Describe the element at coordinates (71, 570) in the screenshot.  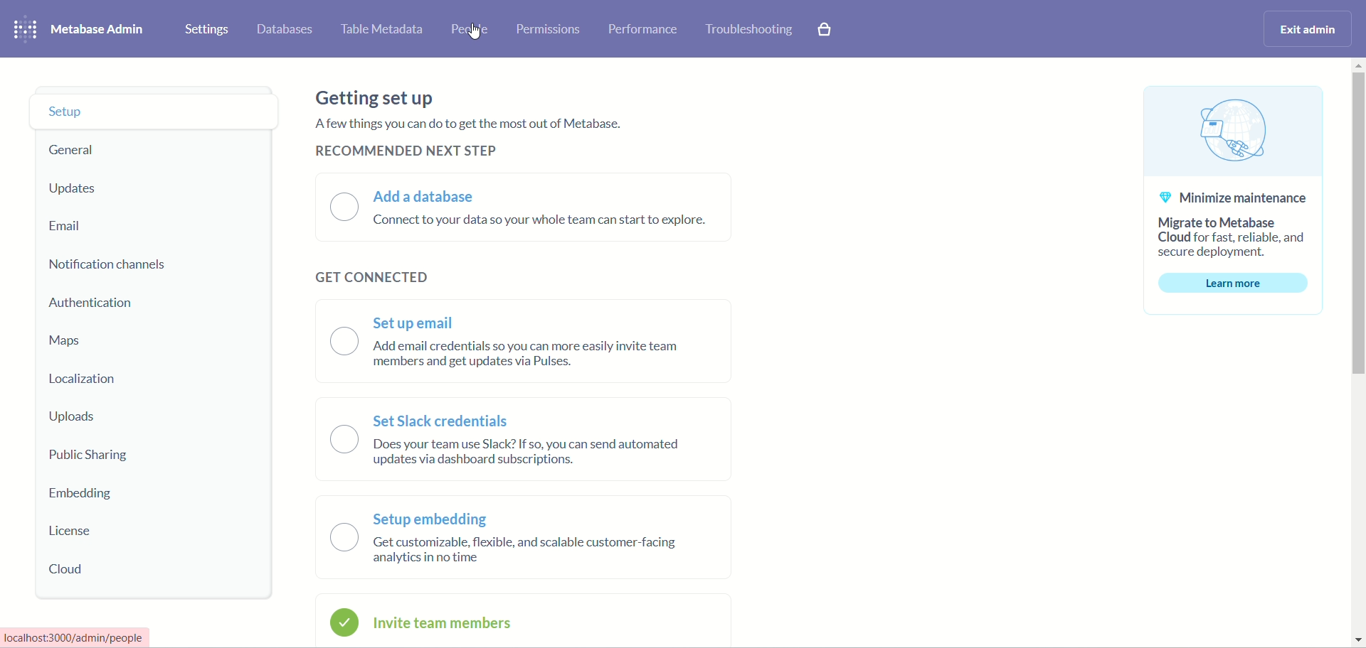
I see `cloud` at that location.